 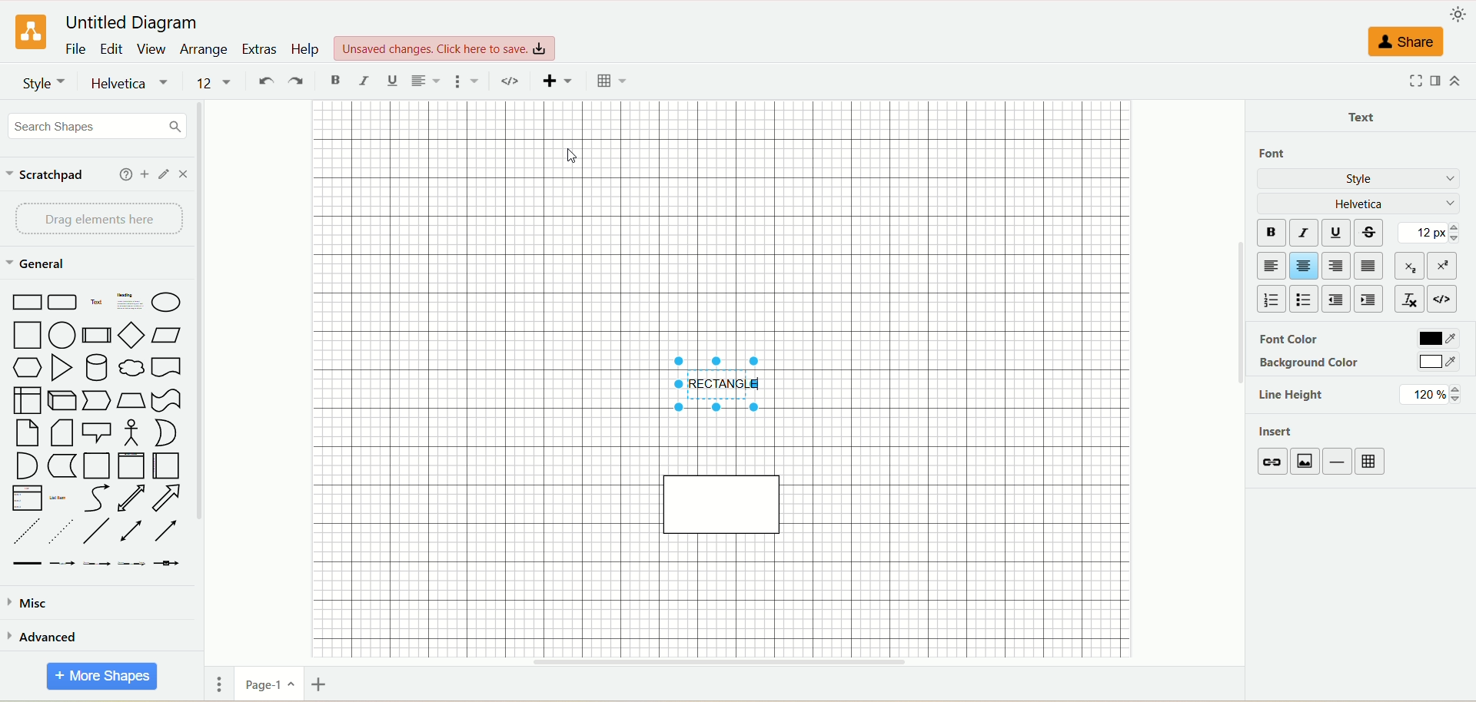 I want to click on parallelogram, so click(x=164, y=335).